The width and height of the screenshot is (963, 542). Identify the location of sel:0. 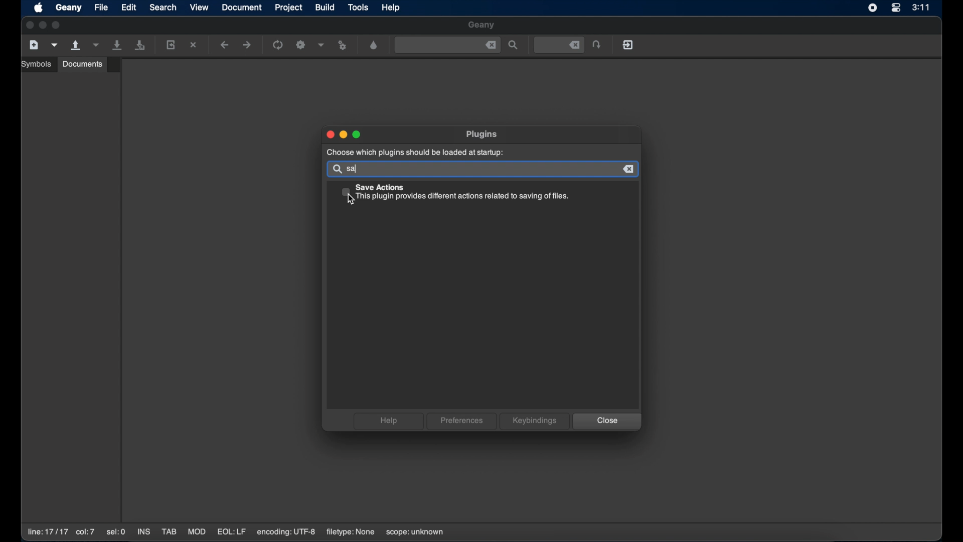
(117, 532).